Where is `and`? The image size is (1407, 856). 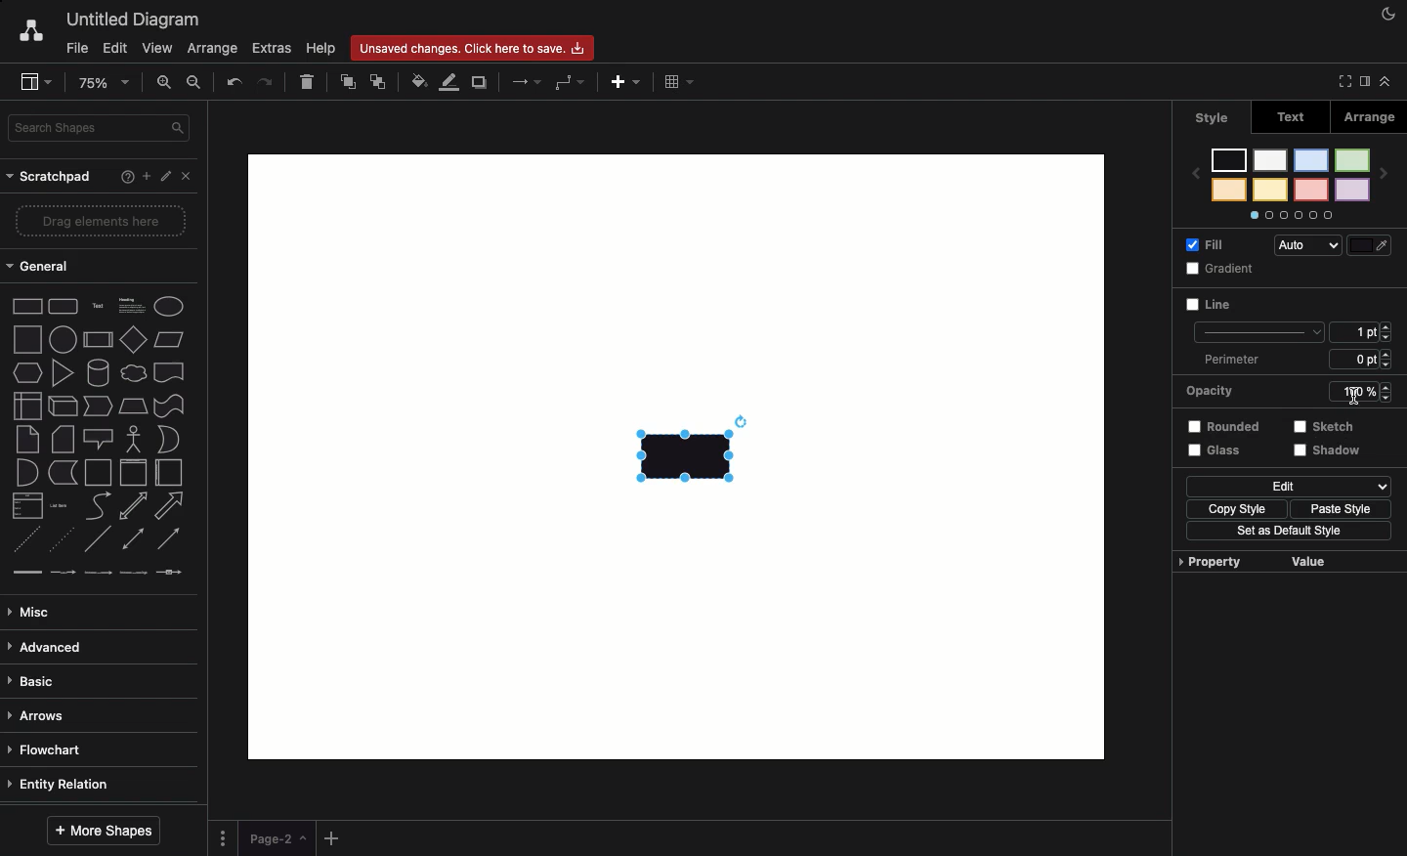 and is located at coordinates (26, 472).